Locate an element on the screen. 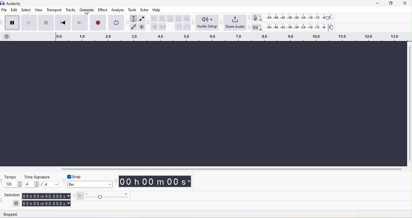 This screenshot has width=412, height=218. silence audio selection is located at coordinates (163, 27).